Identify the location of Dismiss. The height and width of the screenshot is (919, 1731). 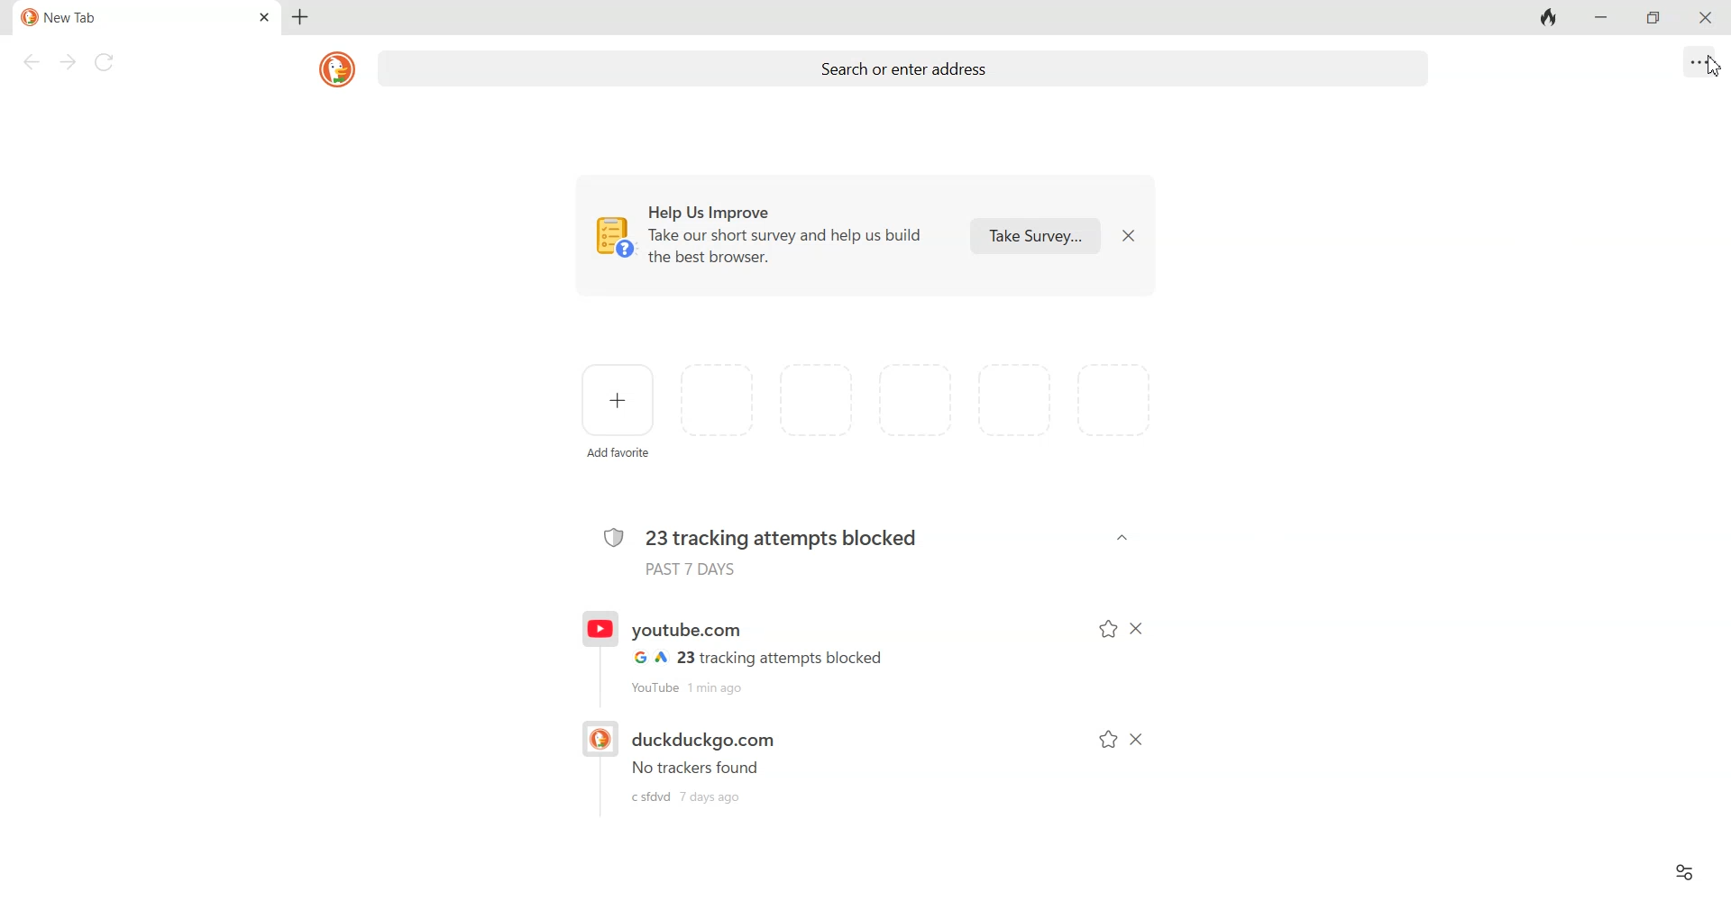
(1139, 630).